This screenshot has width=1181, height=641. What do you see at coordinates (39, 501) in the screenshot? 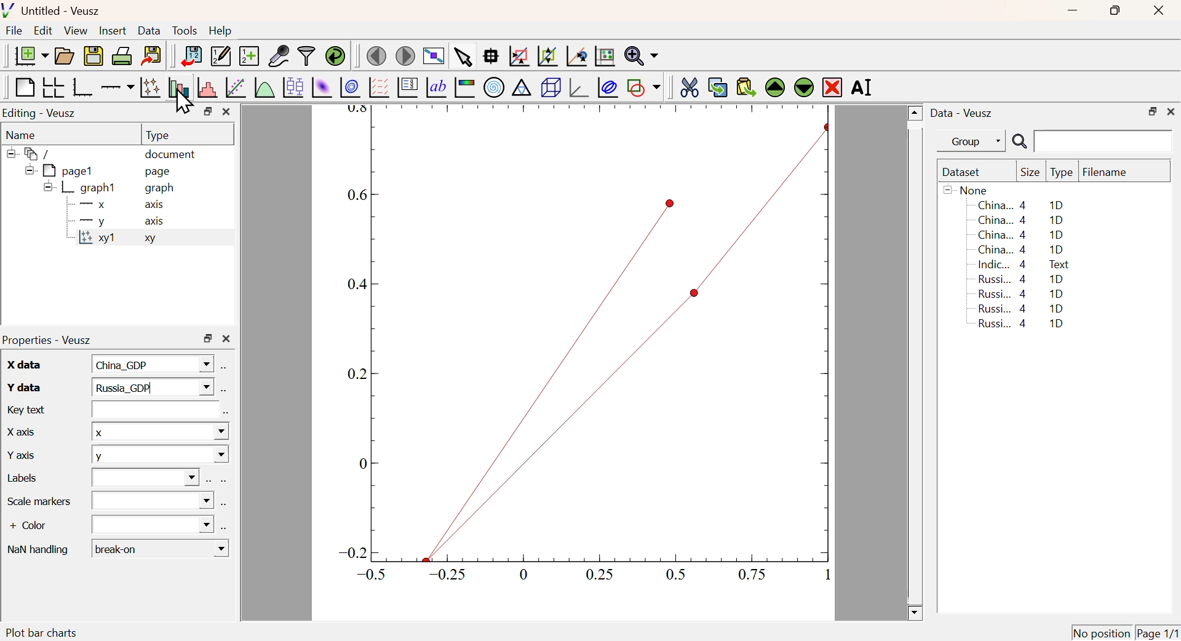
I see `Scale Marker` at bounding box center [39, 501].